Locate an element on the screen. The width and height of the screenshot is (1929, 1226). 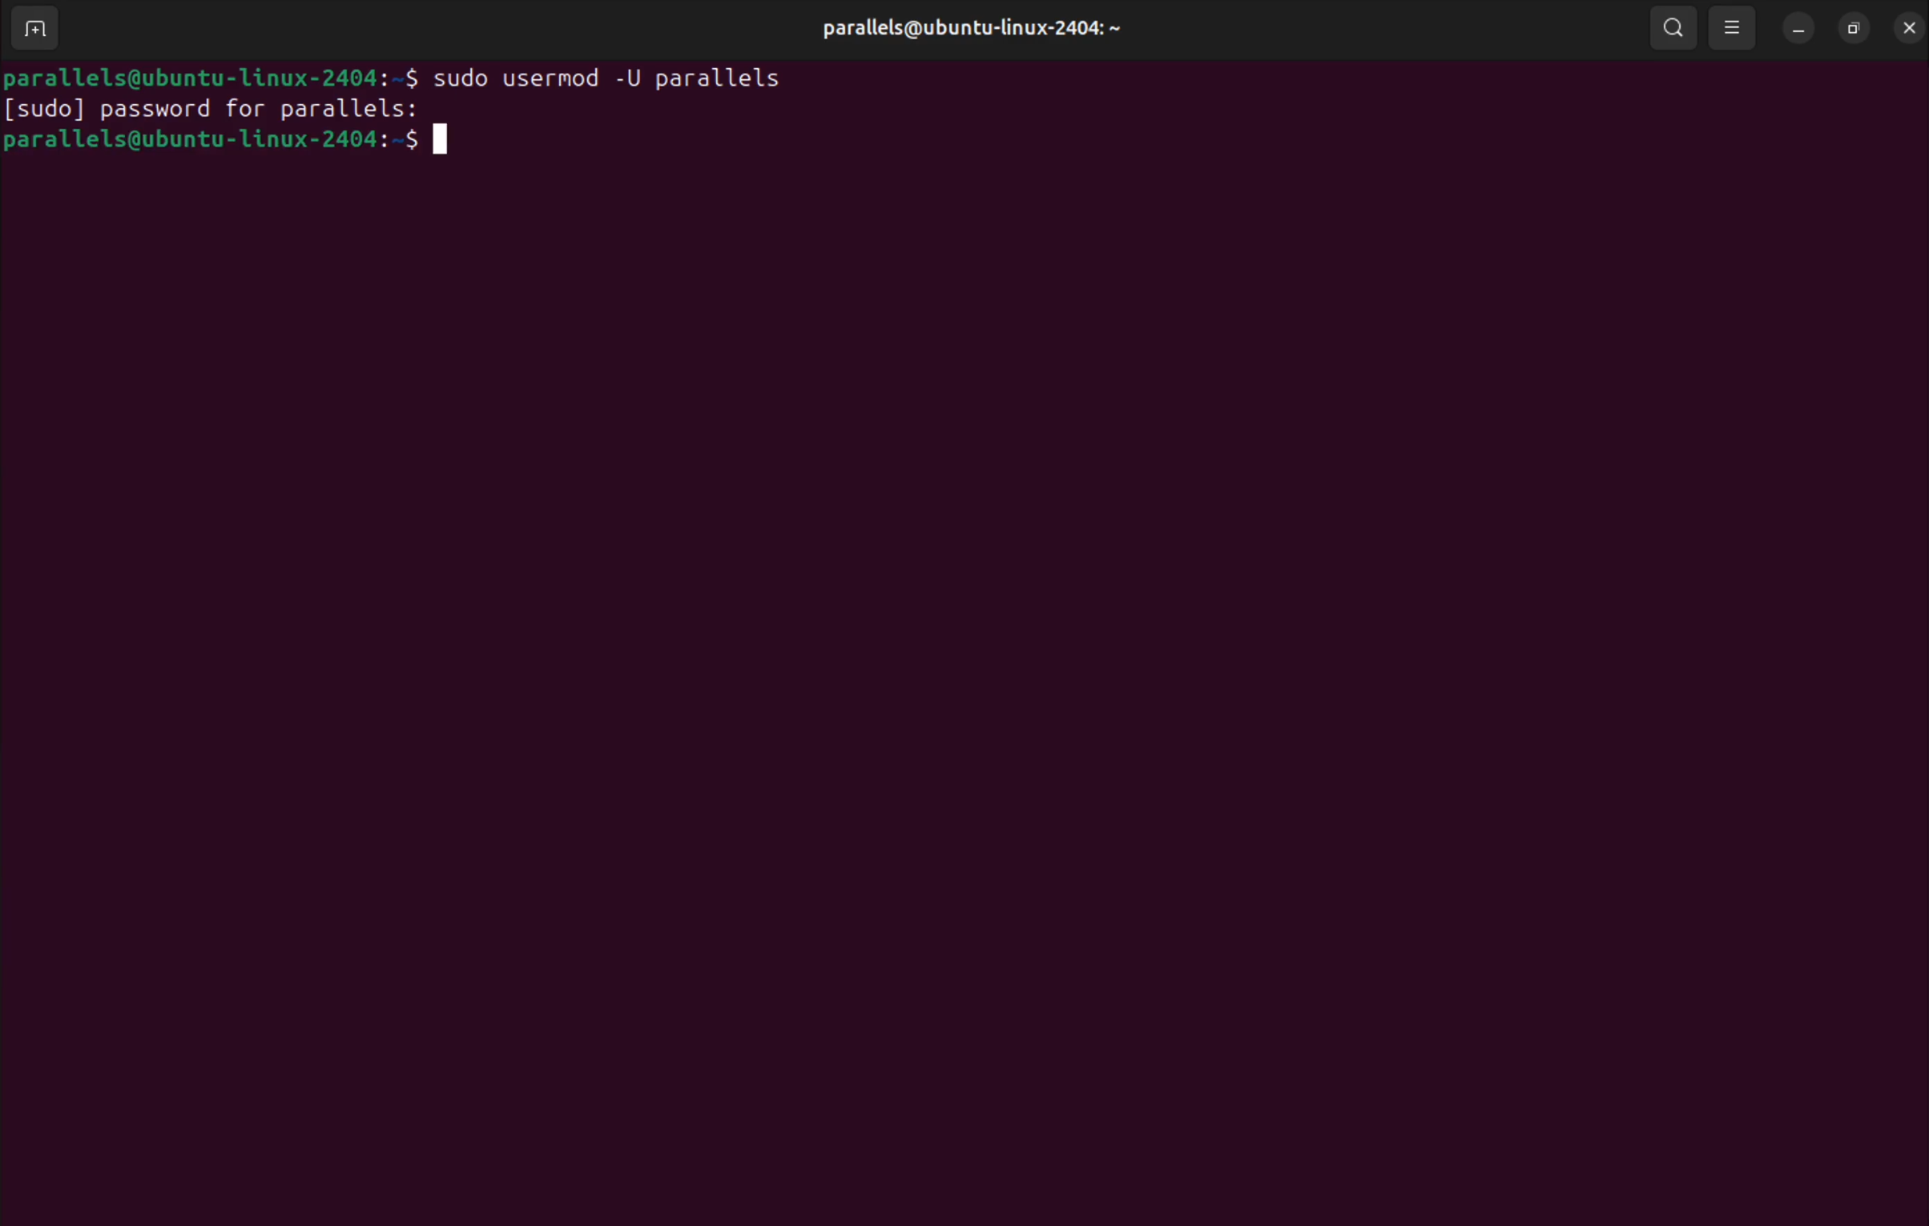
password for parallels is located at coordinates (223, 111).